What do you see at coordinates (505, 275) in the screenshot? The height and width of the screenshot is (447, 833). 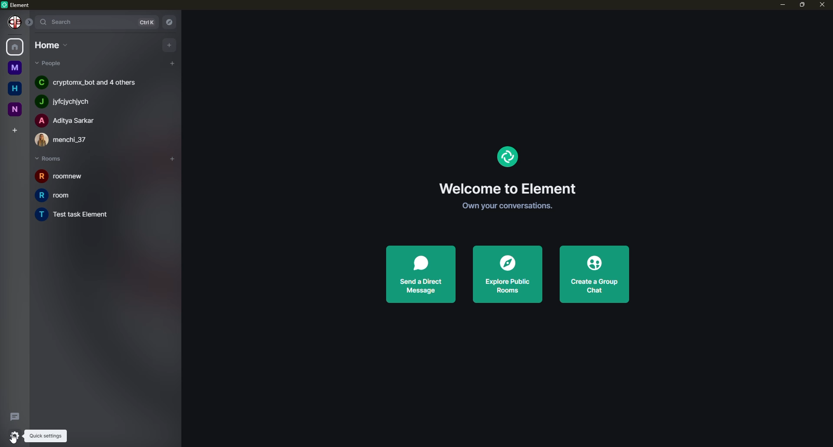 I see `explore public rooms` at bounding box center [505, 275].